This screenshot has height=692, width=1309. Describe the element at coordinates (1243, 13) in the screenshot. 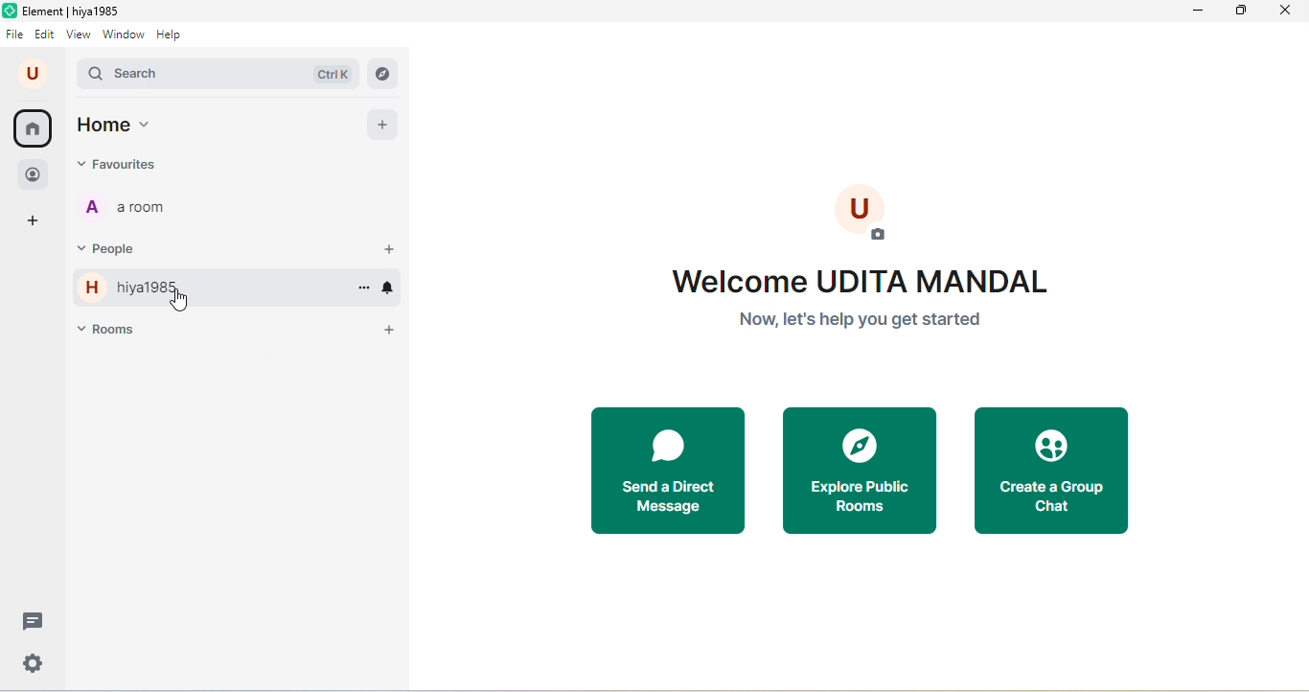

I see `maximize` at that location.